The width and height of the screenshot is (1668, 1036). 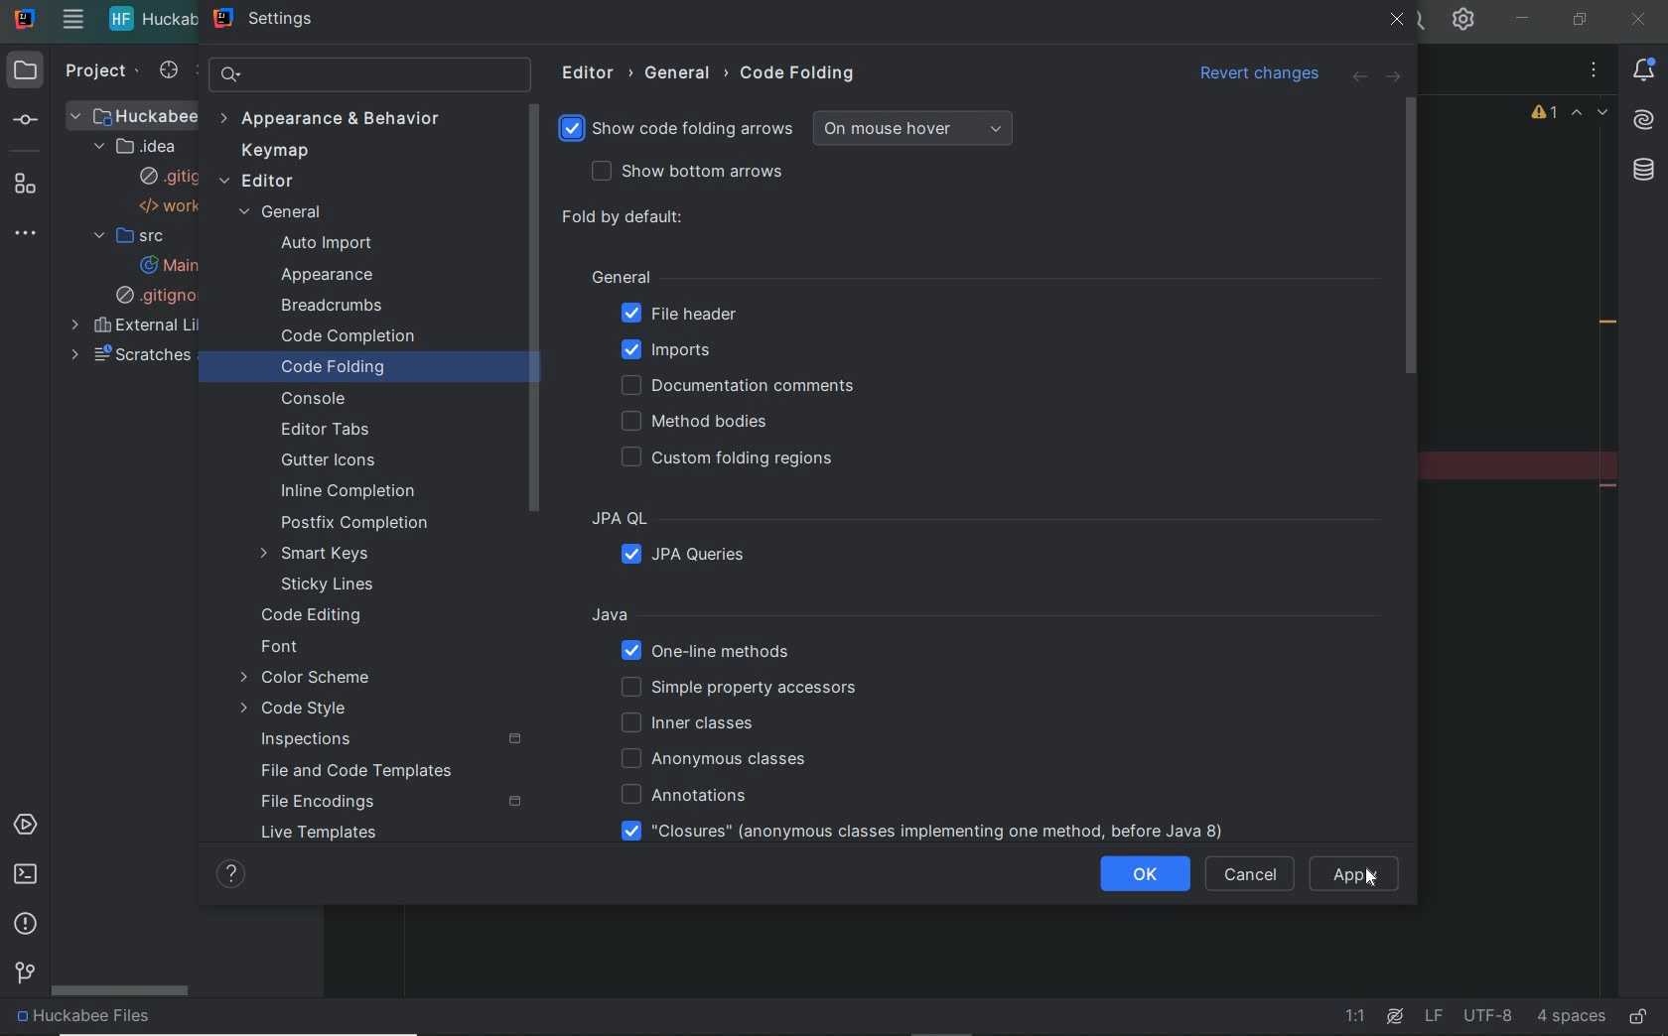 I want to click on on mouse hover, so click(x=910, y=130).